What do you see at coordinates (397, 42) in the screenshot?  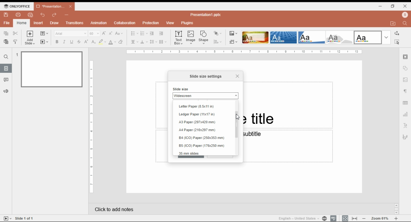 I see `find` at bounding box center [397, 42].